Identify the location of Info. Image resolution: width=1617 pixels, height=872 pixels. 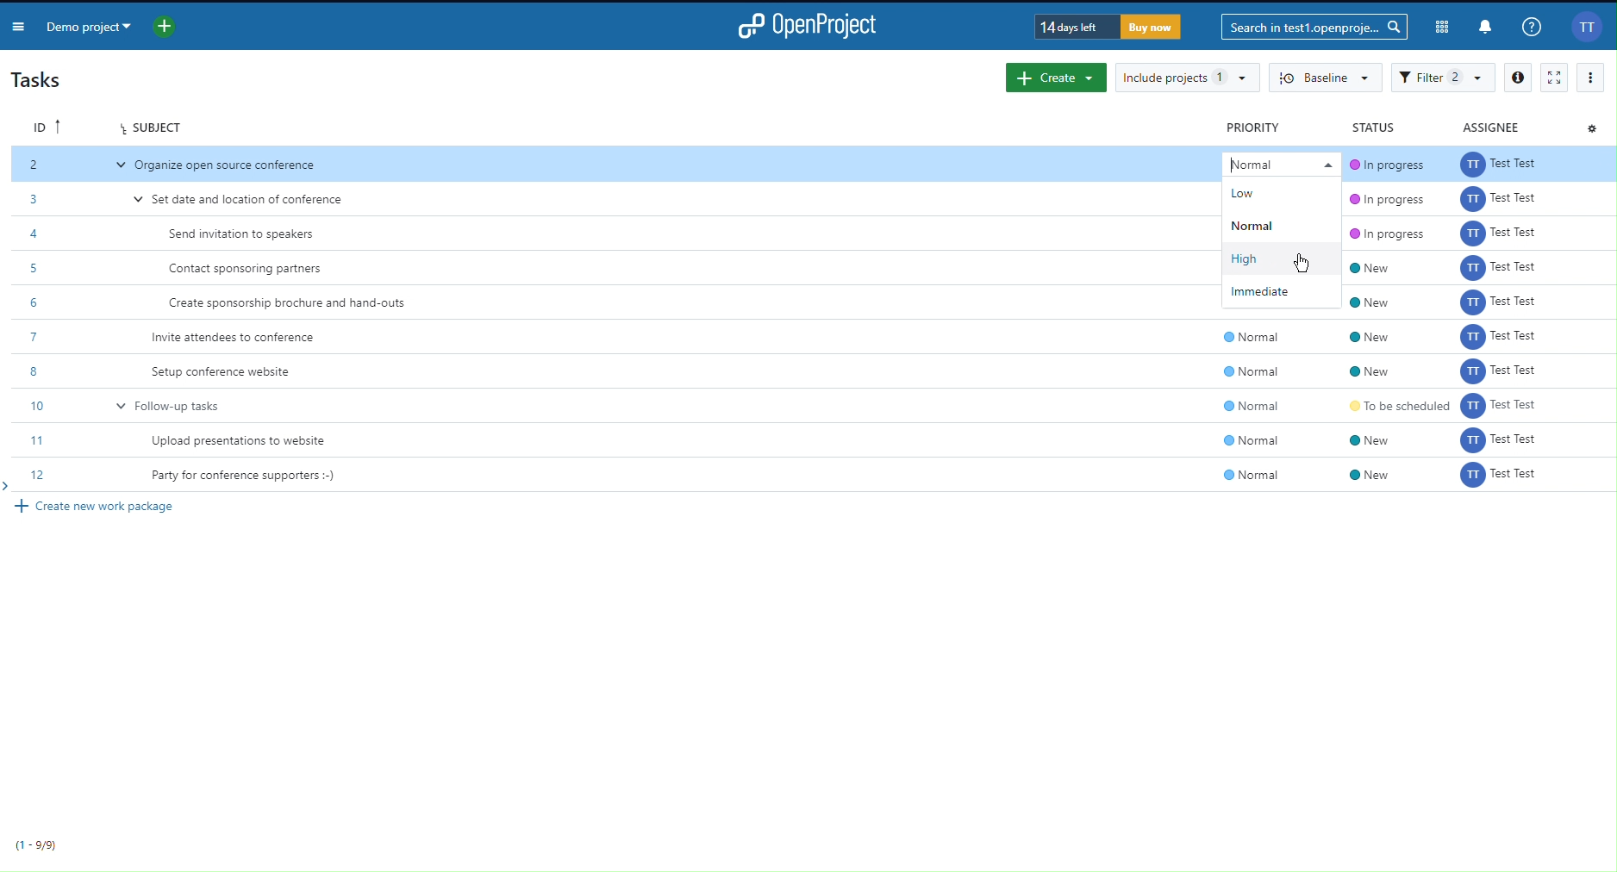
(1517, 77).